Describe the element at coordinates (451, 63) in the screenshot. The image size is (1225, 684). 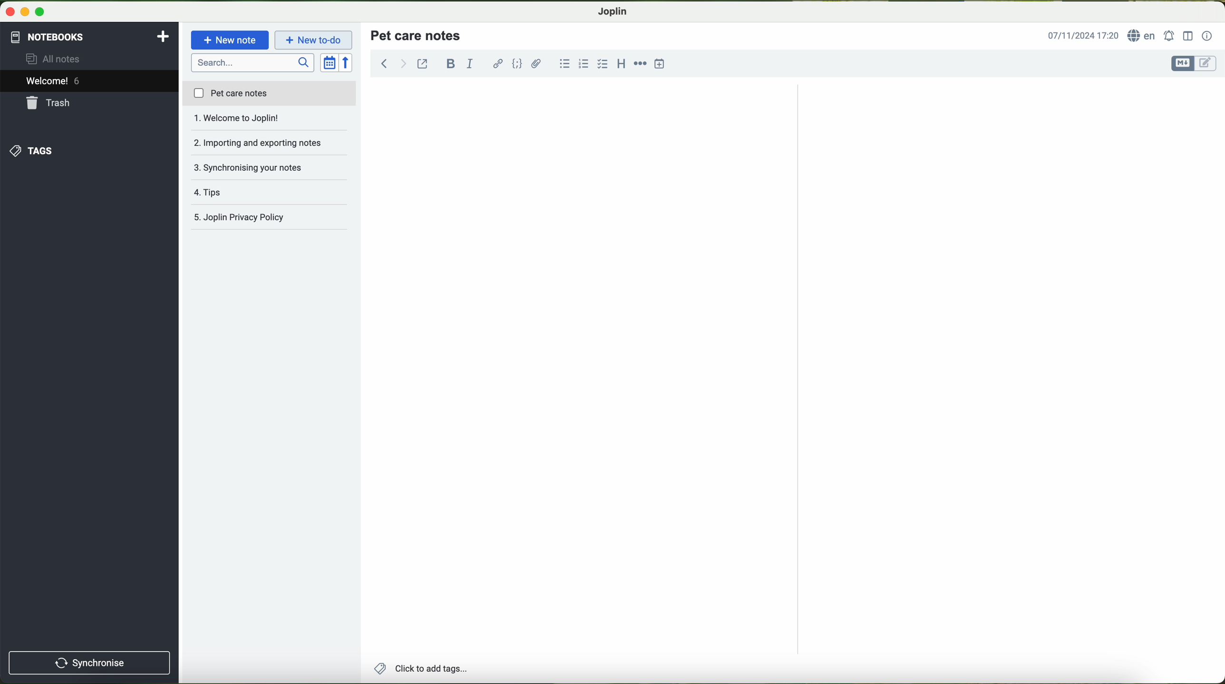
I see `bold` at that location.